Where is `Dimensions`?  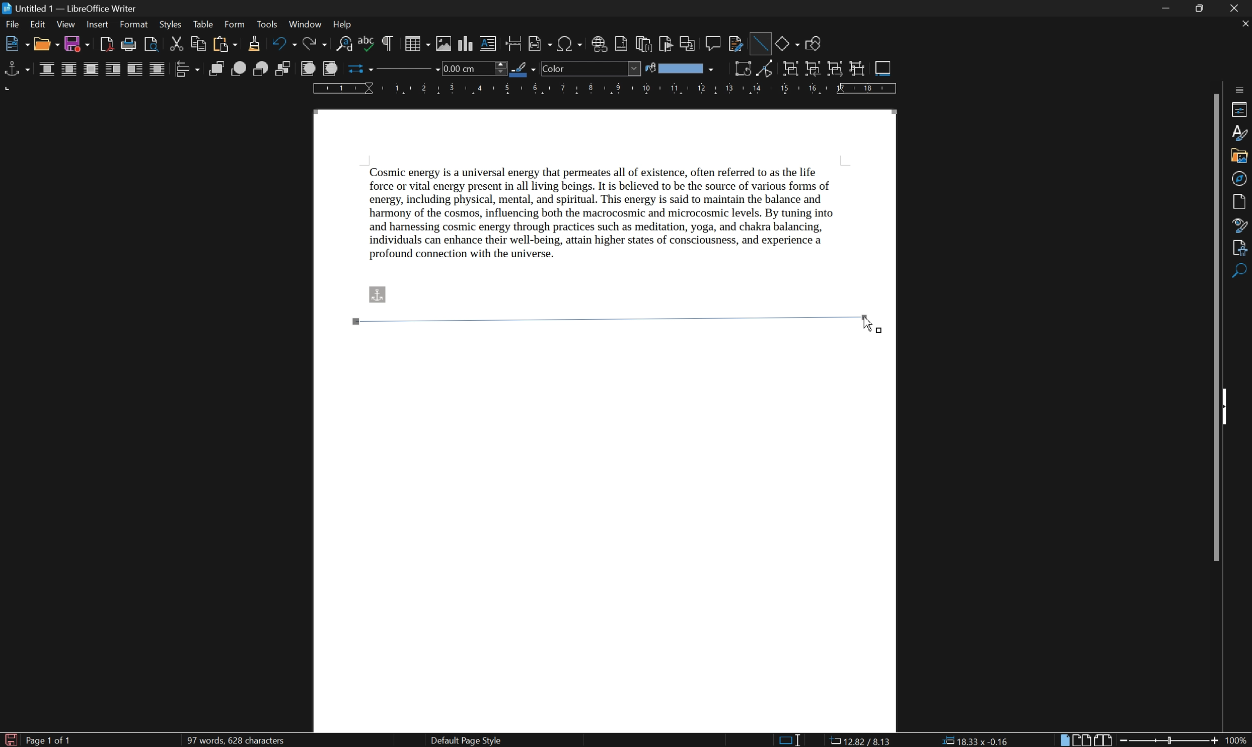 Dimensions is located at coordinates (859, 739).